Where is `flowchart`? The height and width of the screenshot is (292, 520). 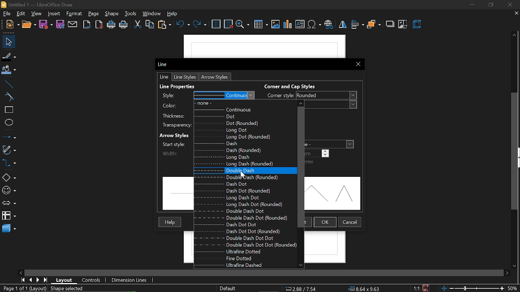
flowchart is located at coordinates (8, 215).